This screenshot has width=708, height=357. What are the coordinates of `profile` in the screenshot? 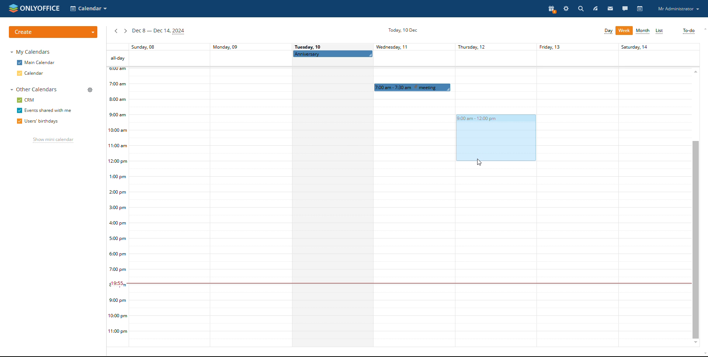 It's located at (678, 9).